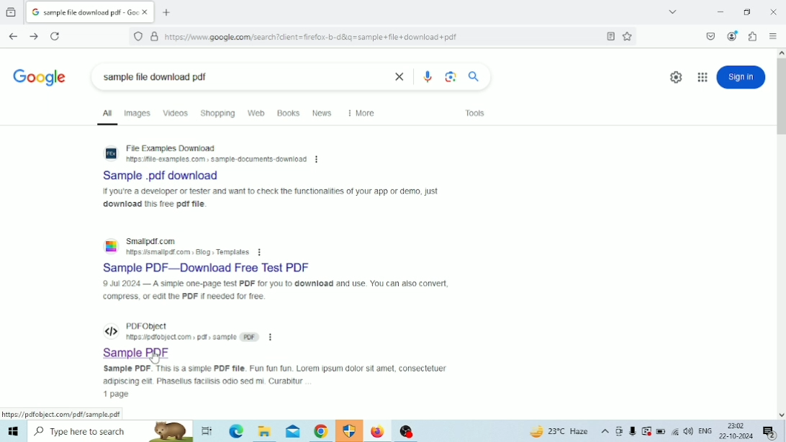  Describe the element at coordinates (770, 433) in the screenshot. I see `Notifications` at that location.